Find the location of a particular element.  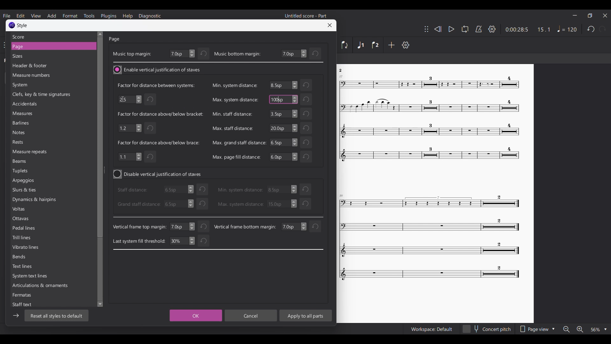

undo is located at coordinates (202, 189).